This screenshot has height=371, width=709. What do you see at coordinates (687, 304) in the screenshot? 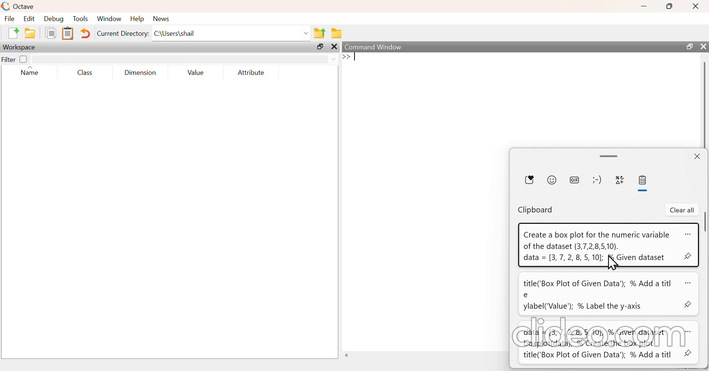
I see `pin` at bounding box center [687, 304].